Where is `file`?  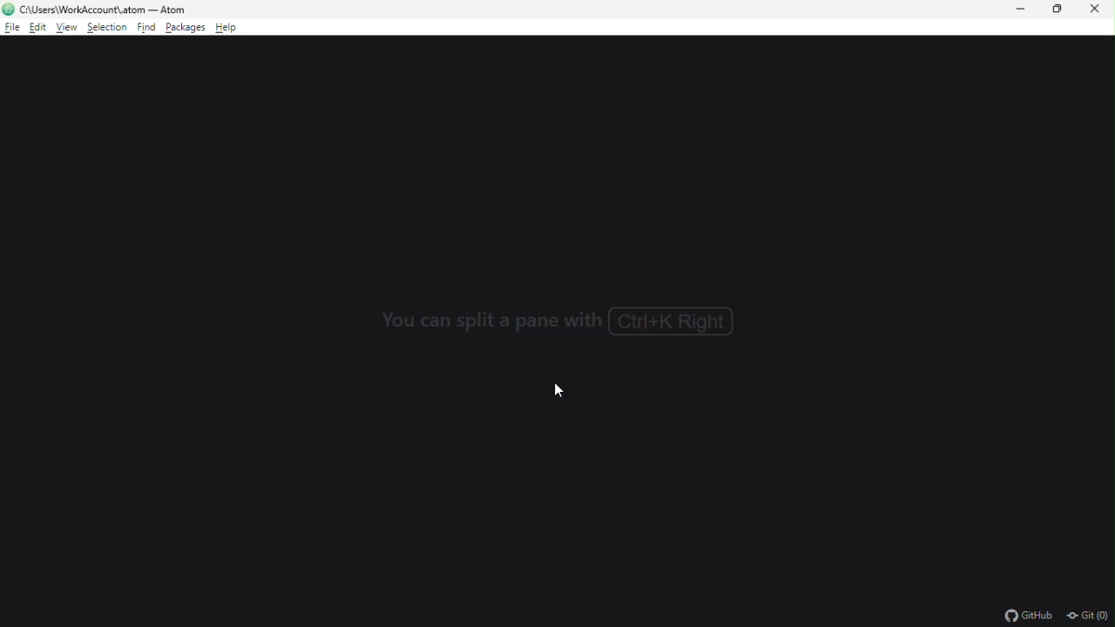
file is located at coordinates (12, 27).